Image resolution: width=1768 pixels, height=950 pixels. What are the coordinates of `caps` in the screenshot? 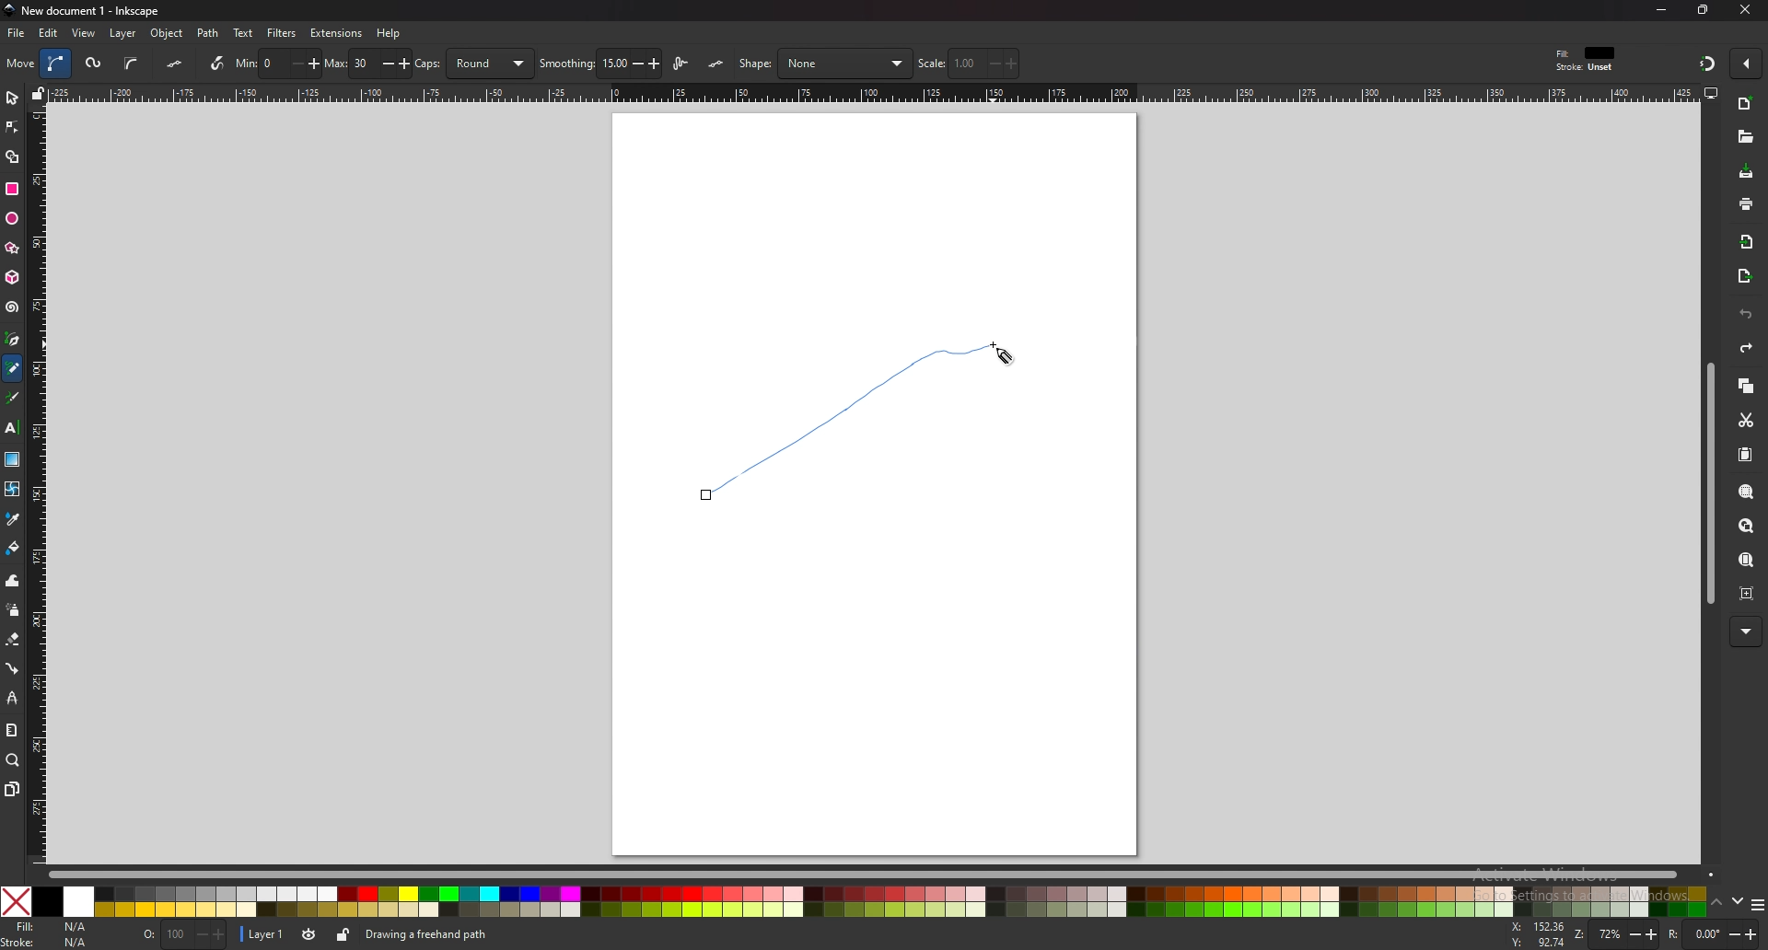 It's located at (474, 63).